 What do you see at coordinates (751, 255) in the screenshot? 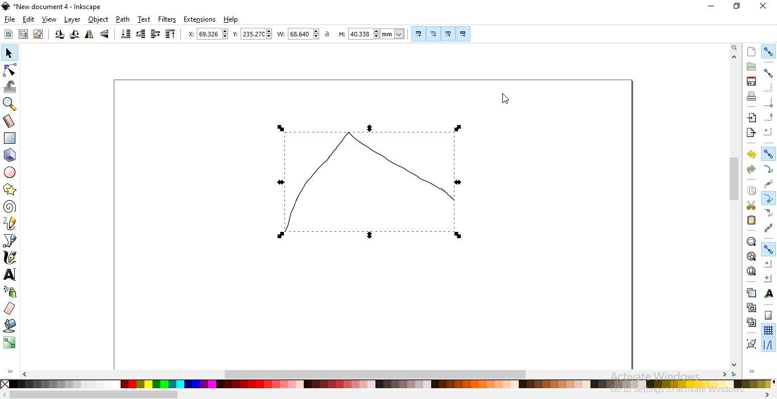
I see `zoom to fit drawing` at bounding box center [751, 255].